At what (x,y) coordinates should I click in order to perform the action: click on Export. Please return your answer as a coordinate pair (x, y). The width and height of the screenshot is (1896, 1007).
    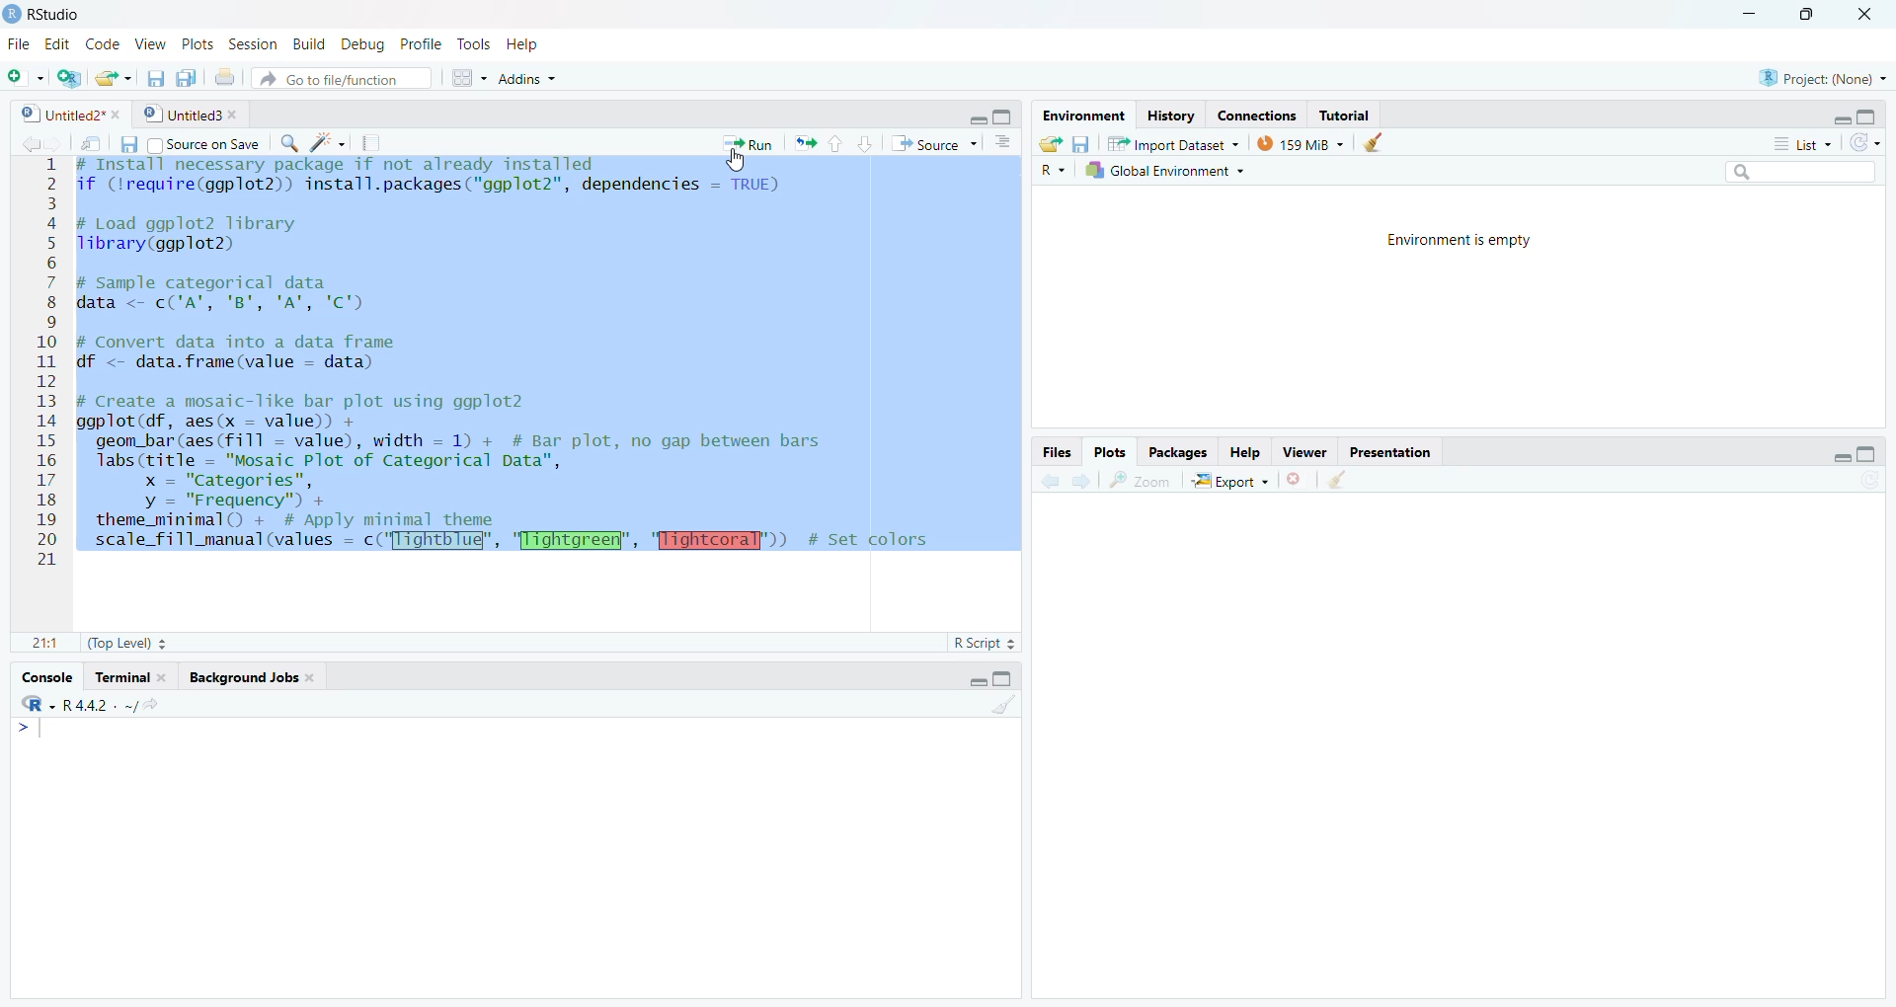
    Looking at the image, I should click on (1231, 480).